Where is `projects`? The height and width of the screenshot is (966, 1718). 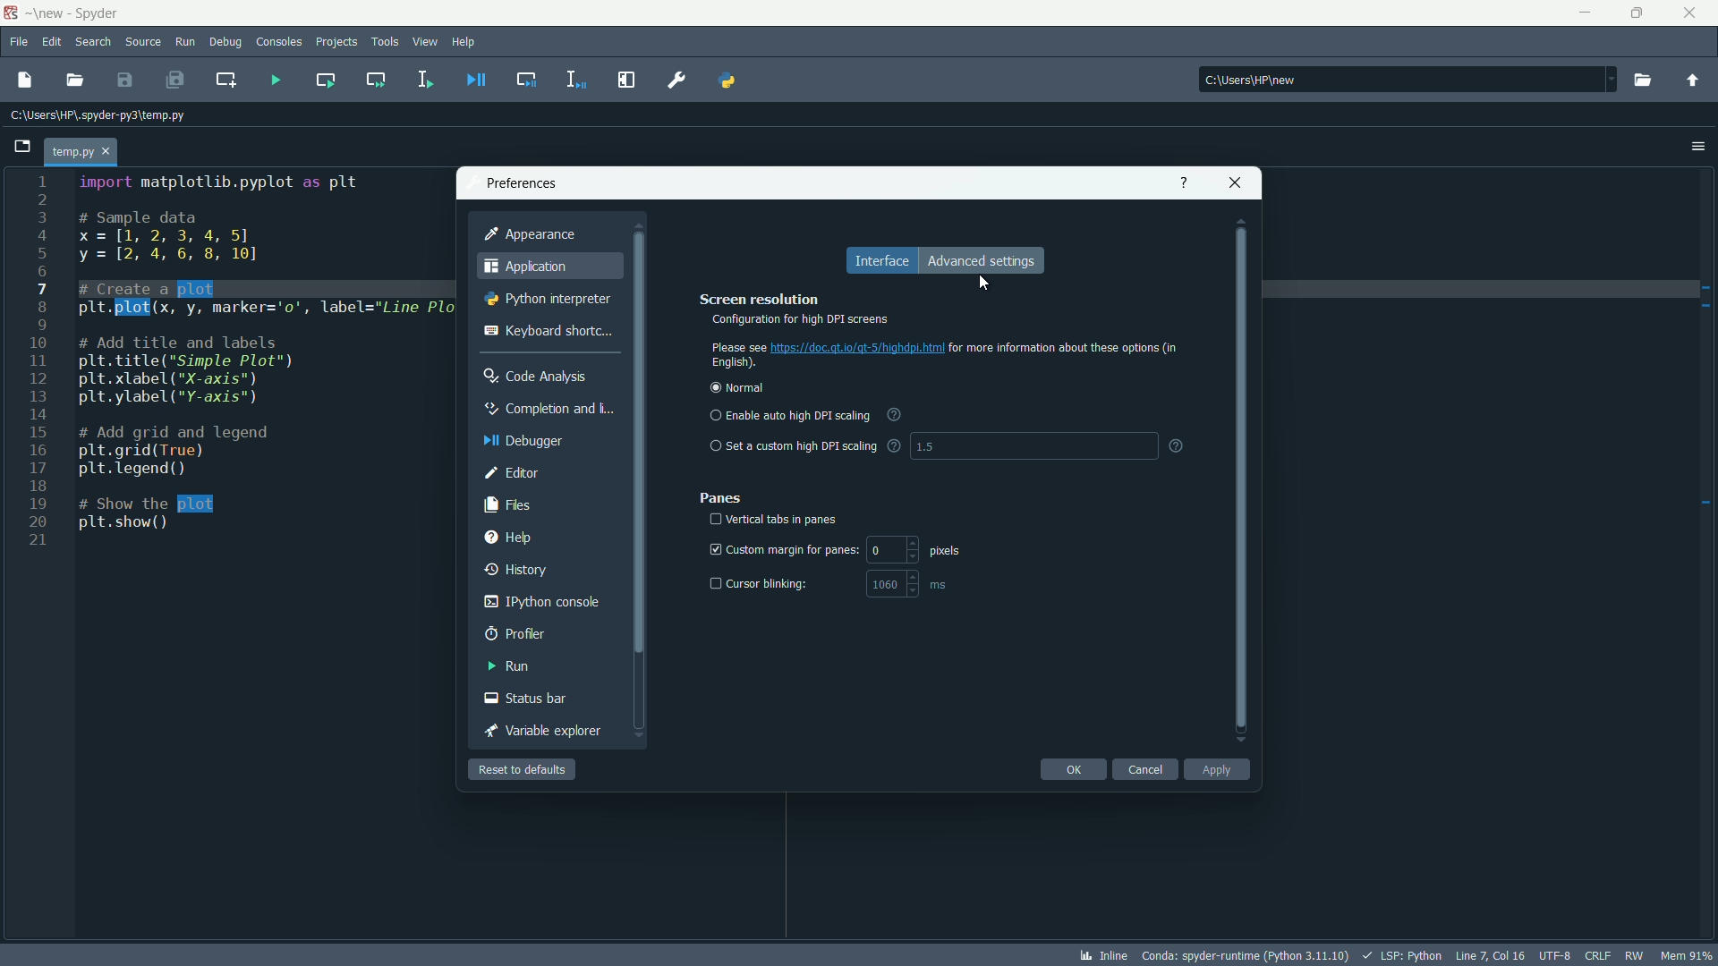
projects is located at coordinates (337, 43).